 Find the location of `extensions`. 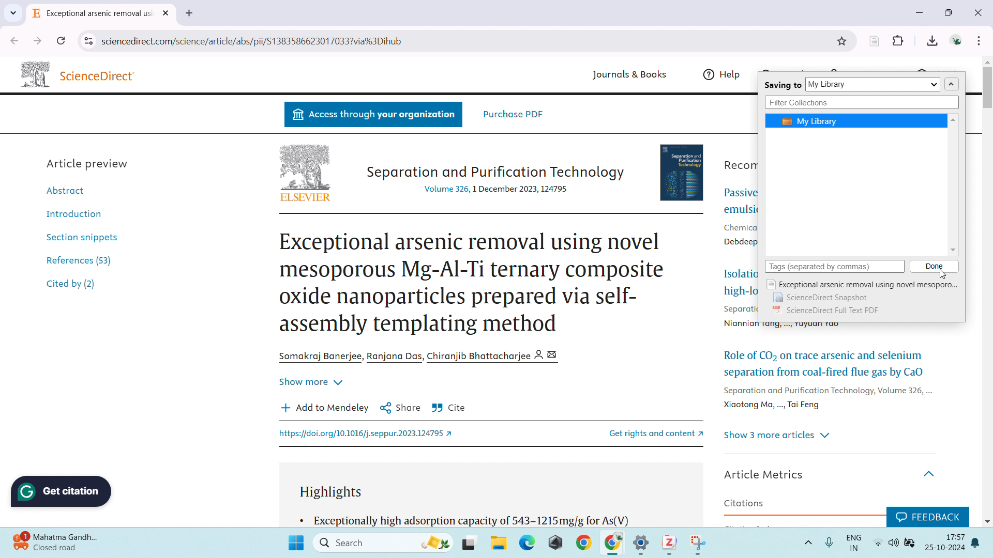

extensions is located at coordinates (898, 39).